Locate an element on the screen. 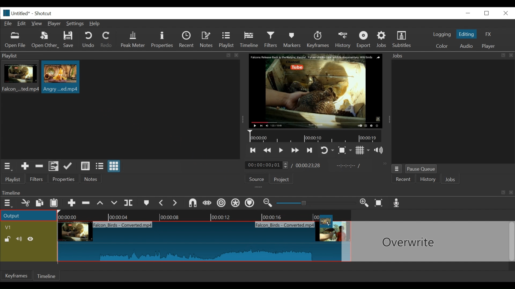 The image size is (515, 289). Settings is located at coordinates (76, 24).